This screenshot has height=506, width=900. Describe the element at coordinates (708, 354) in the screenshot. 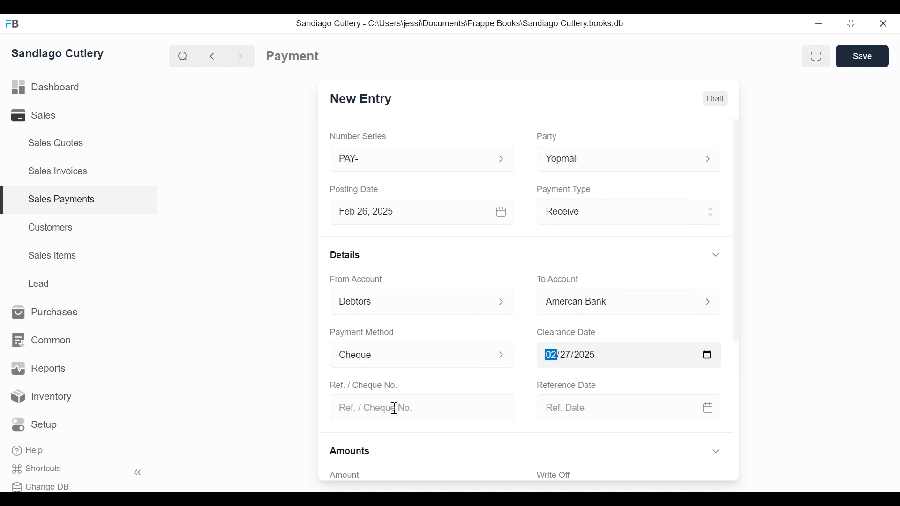

I see `Calendar` at that location.